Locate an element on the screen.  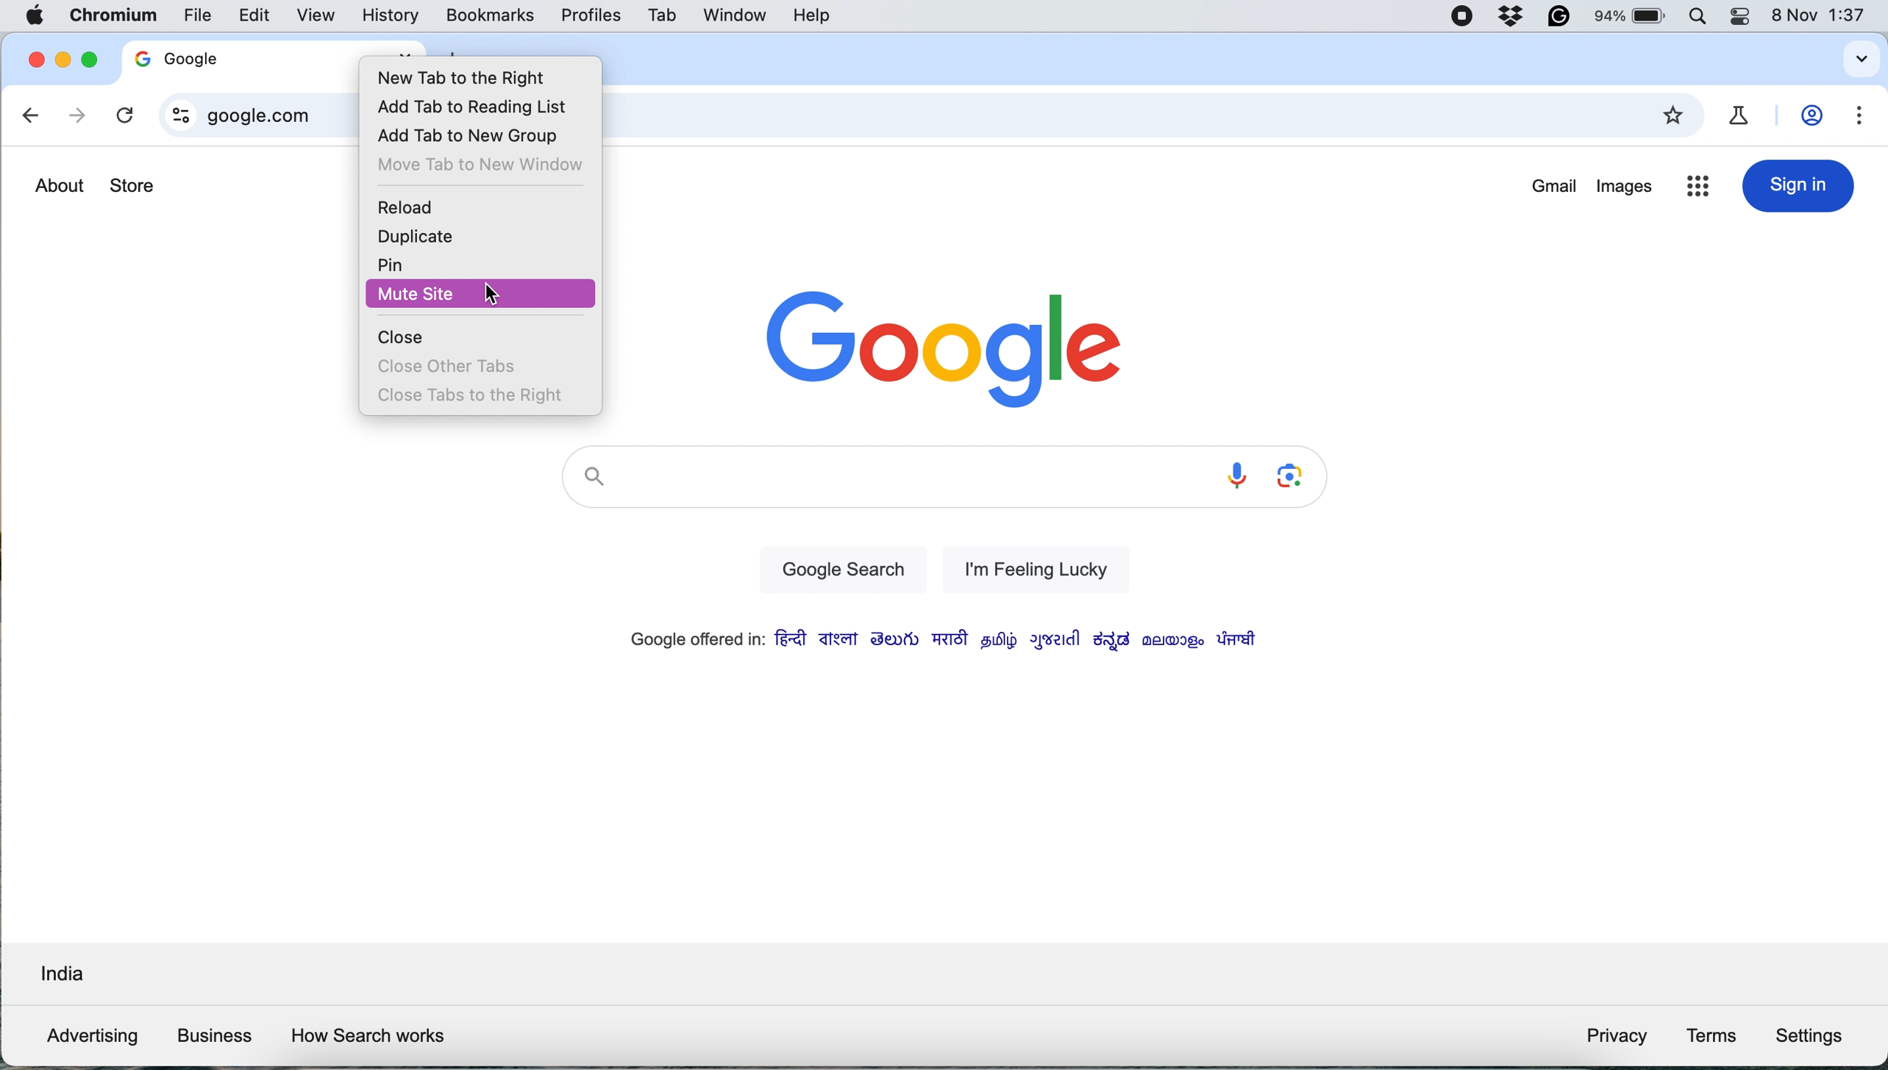
privacy is located at coordinates (1616, 1038).